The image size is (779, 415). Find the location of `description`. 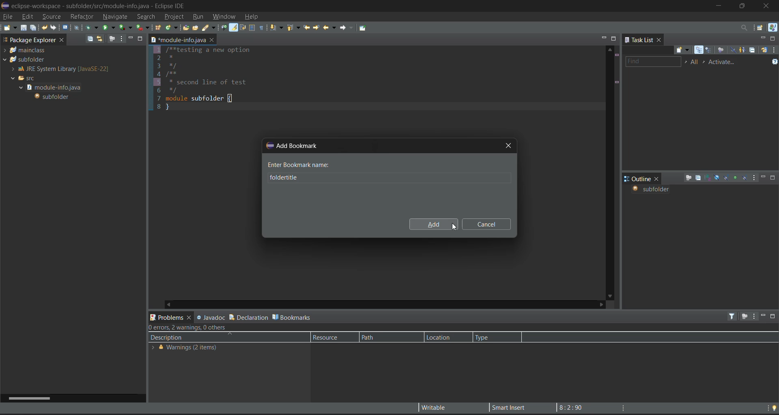

description is located at coordinates (197, 336).